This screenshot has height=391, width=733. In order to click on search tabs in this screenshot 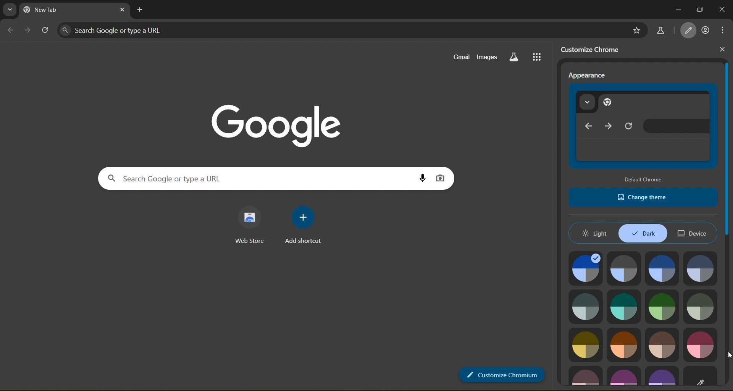, I will do `click(10, 9)`.